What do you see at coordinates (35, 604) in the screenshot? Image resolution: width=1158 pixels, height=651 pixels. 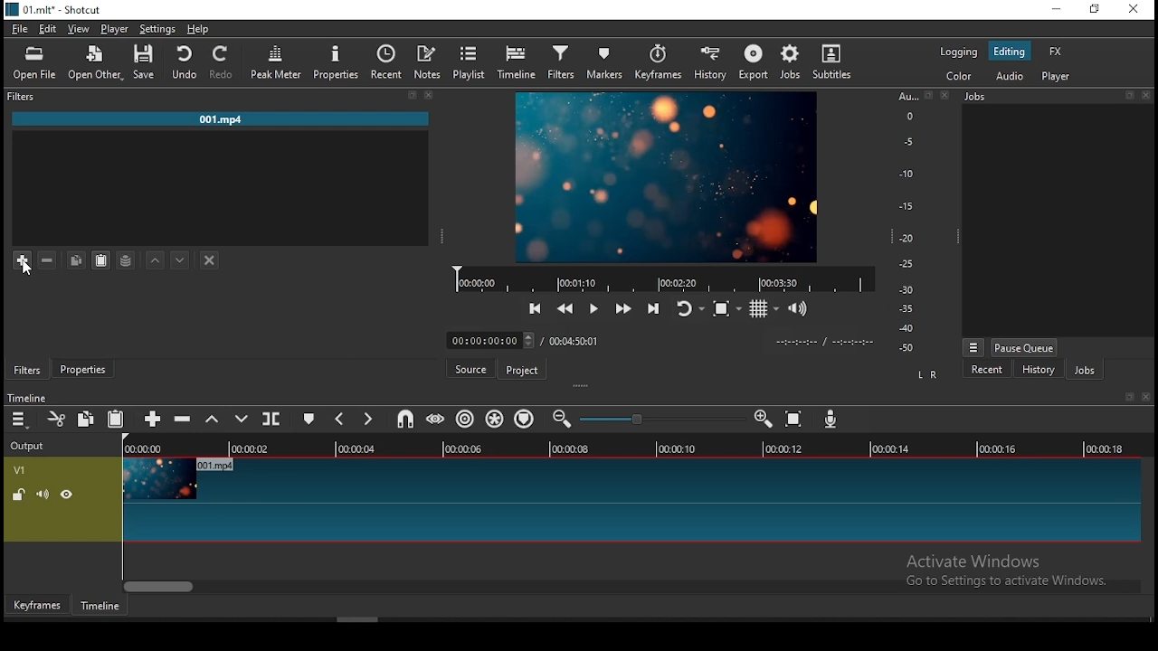 I see `keyframes` at bounding box center [35, 604].